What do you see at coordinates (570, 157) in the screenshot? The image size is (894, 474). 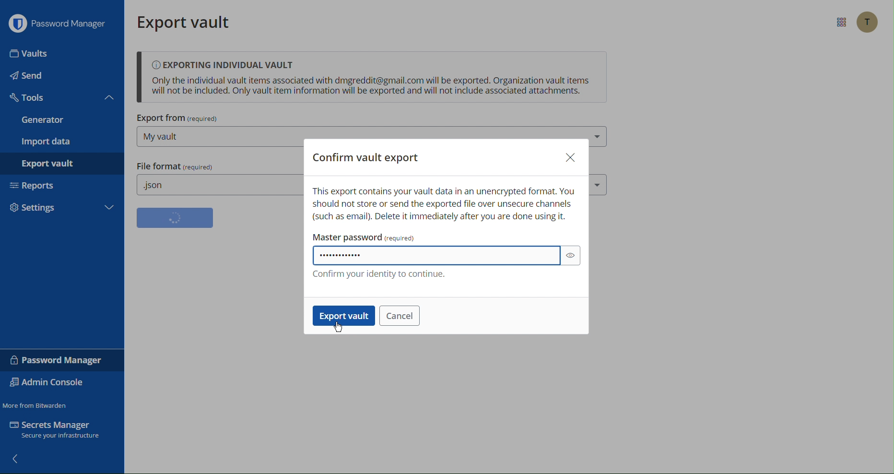 I see `Close` at bounding box center [570, 157].